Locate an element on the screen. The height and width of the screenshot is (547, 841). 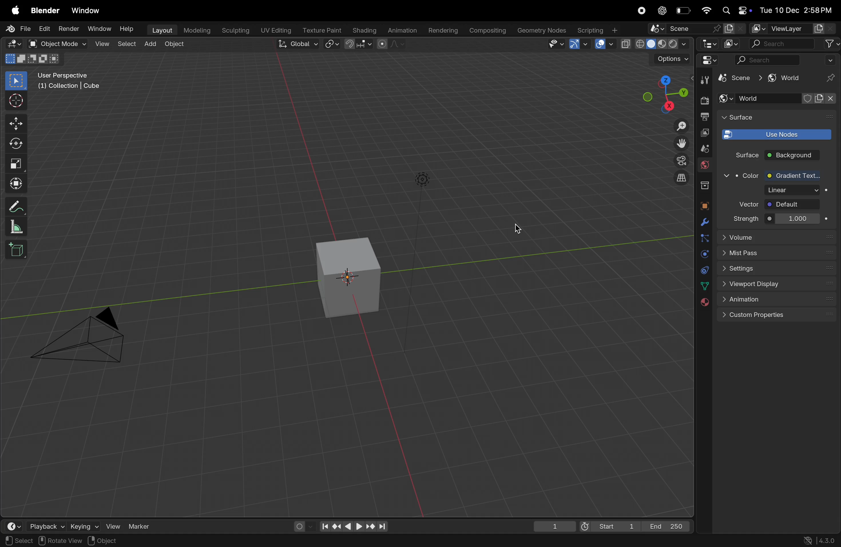
view is located at coordinates (105, 540).